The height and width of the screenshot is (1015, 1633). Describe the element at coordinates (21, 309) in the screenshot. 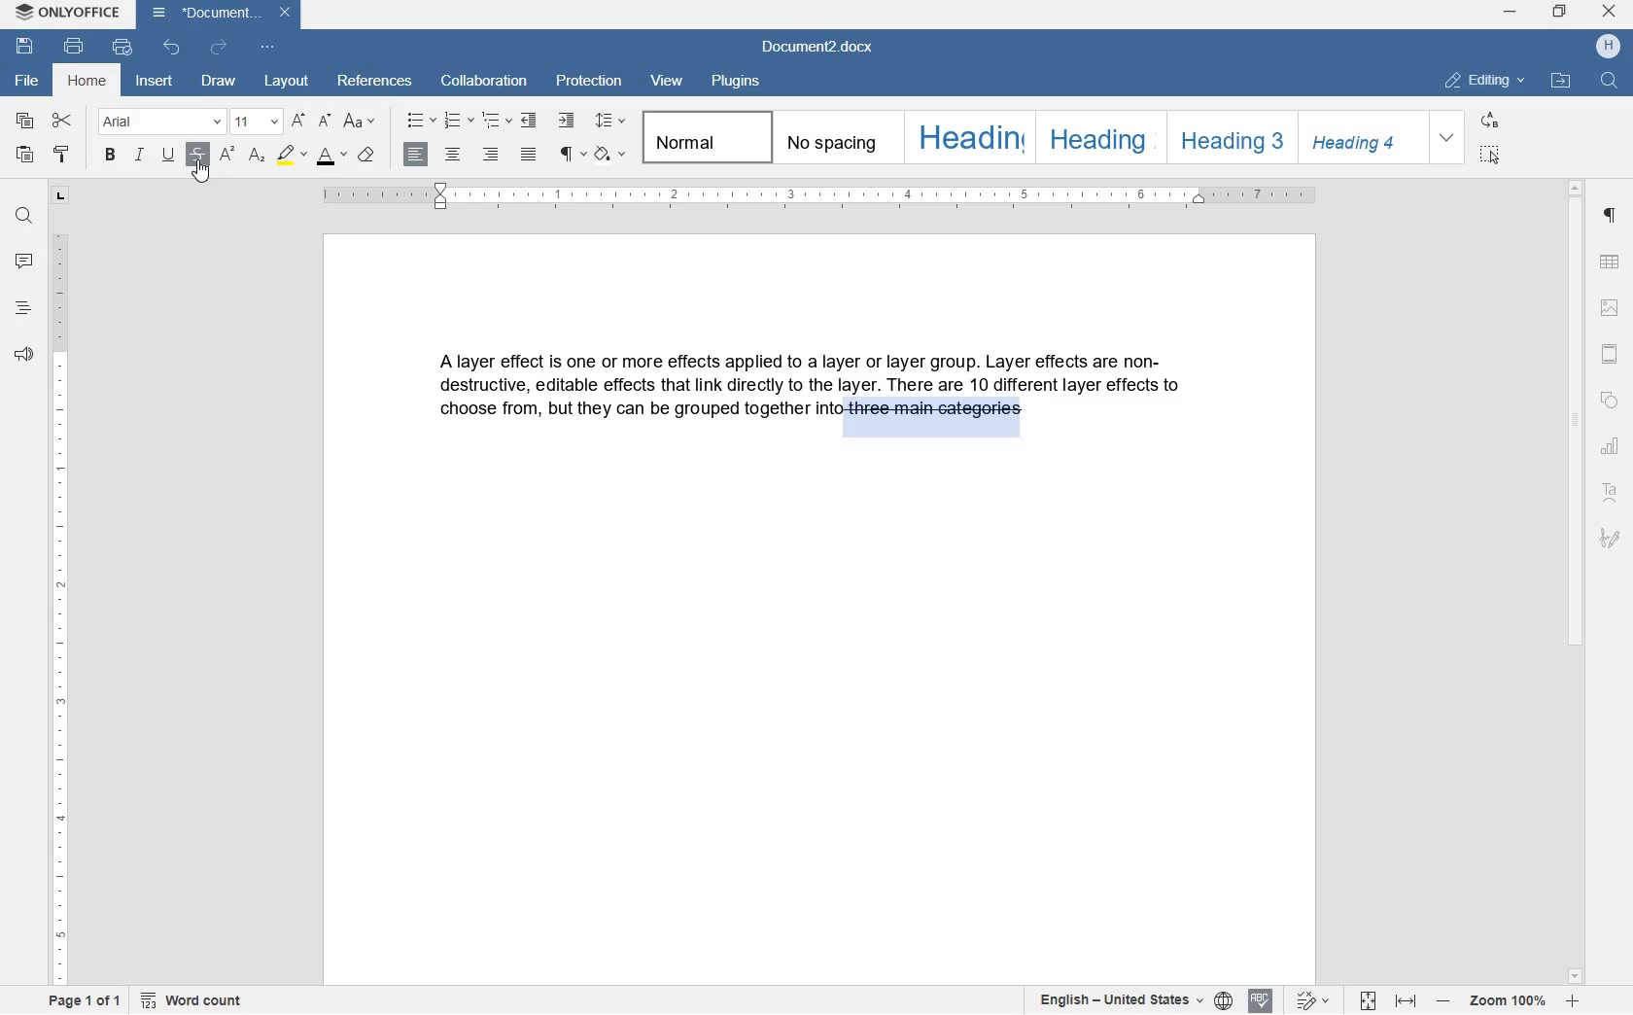

I see `heading ` at that location.